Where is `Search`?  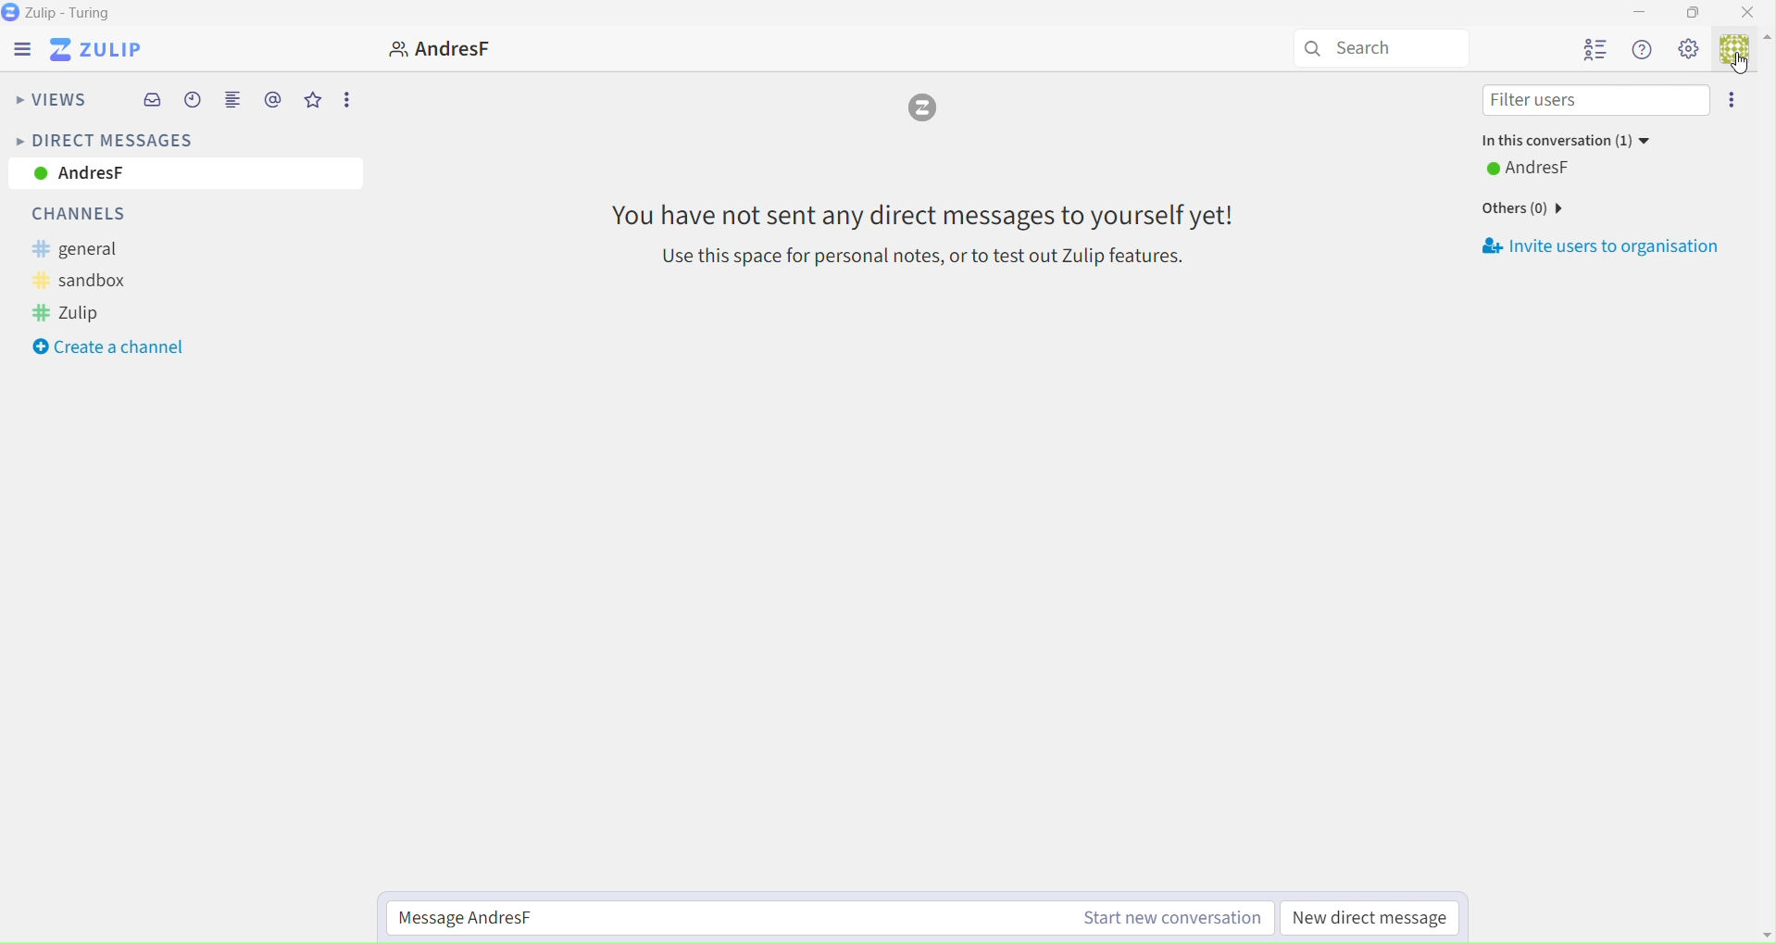
Search is located at coordinates (1376, 47).